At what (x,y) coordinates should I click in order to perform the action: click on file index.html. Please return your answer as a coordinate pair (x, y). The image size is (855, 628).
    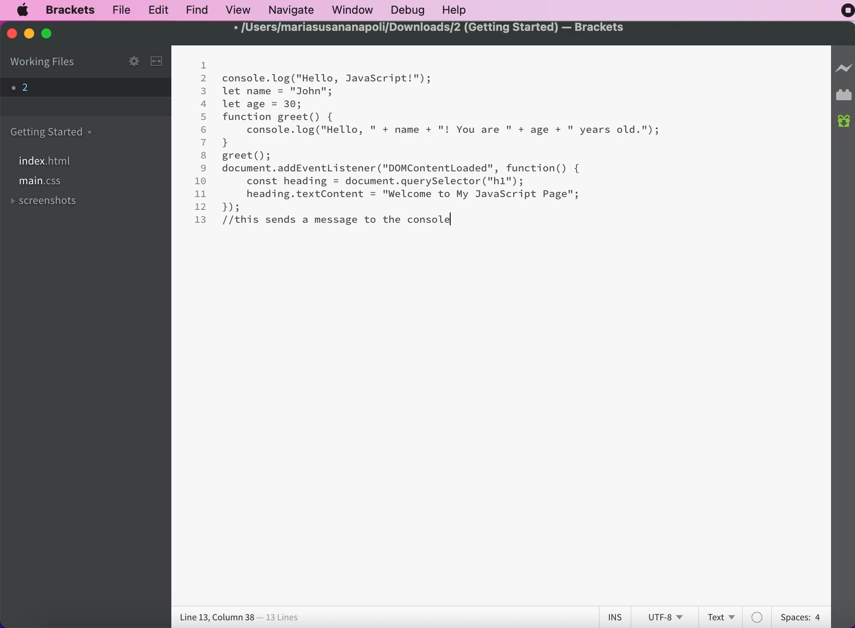
    Looking at the image, I should click on (48, 160).